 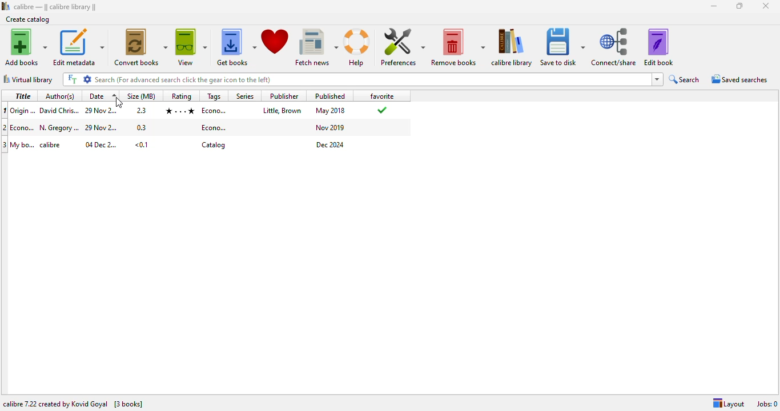 What do you see at coordinates (246, 96) in the screenshot?
I see `series` at bounding box center [246, 96].